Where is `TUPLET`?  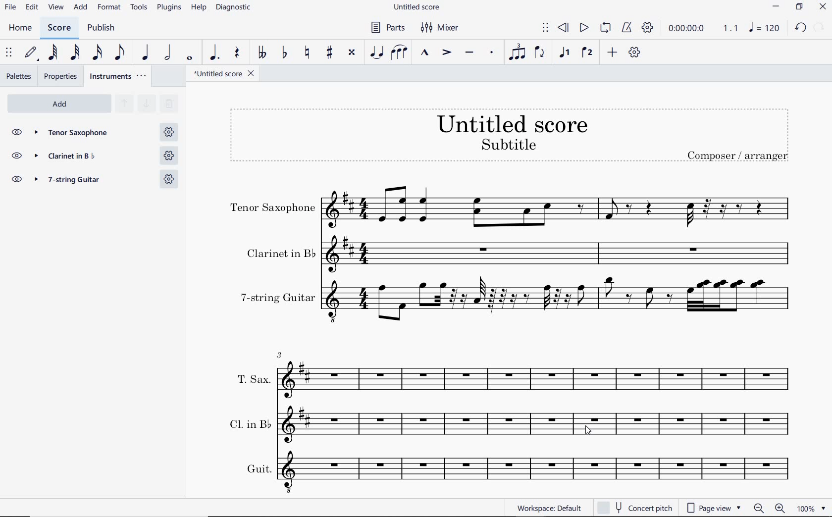 TUPLET is located at coordinates (517, 52).